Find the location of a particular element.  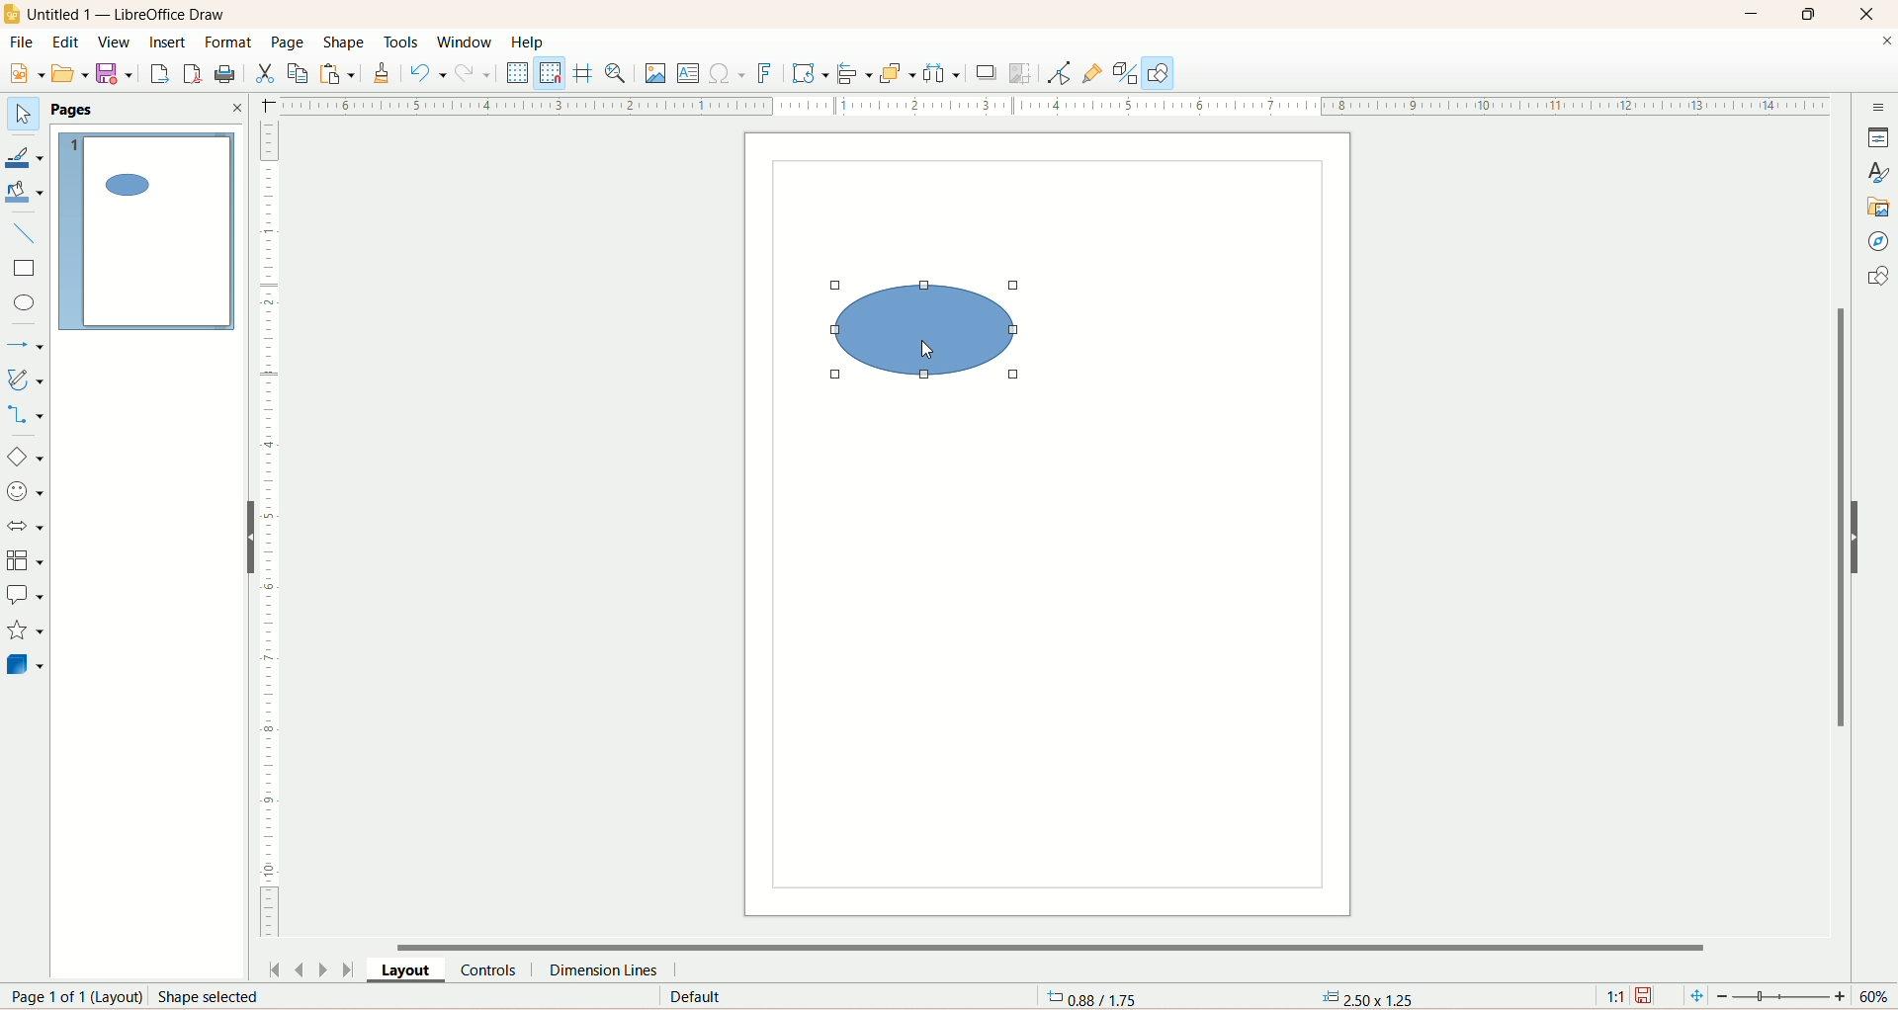

cursor is located at coordinates (924, 344).